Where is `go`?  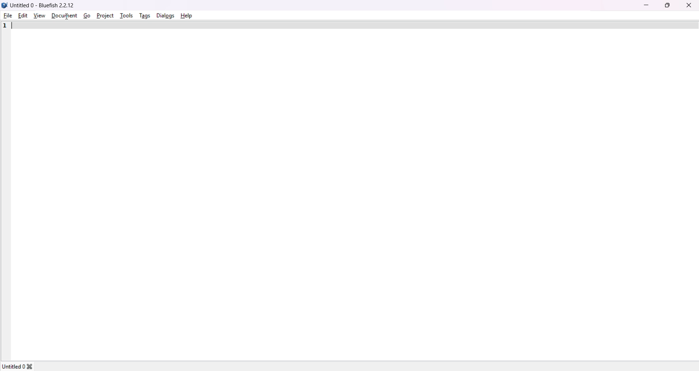
go is located at coordinates (86, 15).